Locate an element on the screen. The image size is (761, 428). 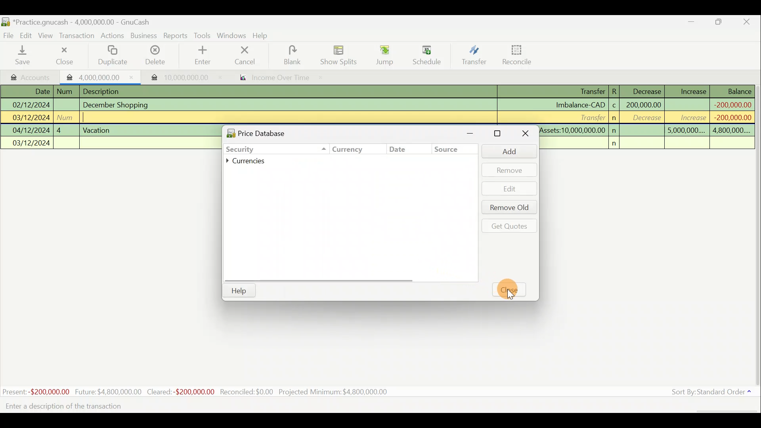
blank is located at coordinates (298, 55).